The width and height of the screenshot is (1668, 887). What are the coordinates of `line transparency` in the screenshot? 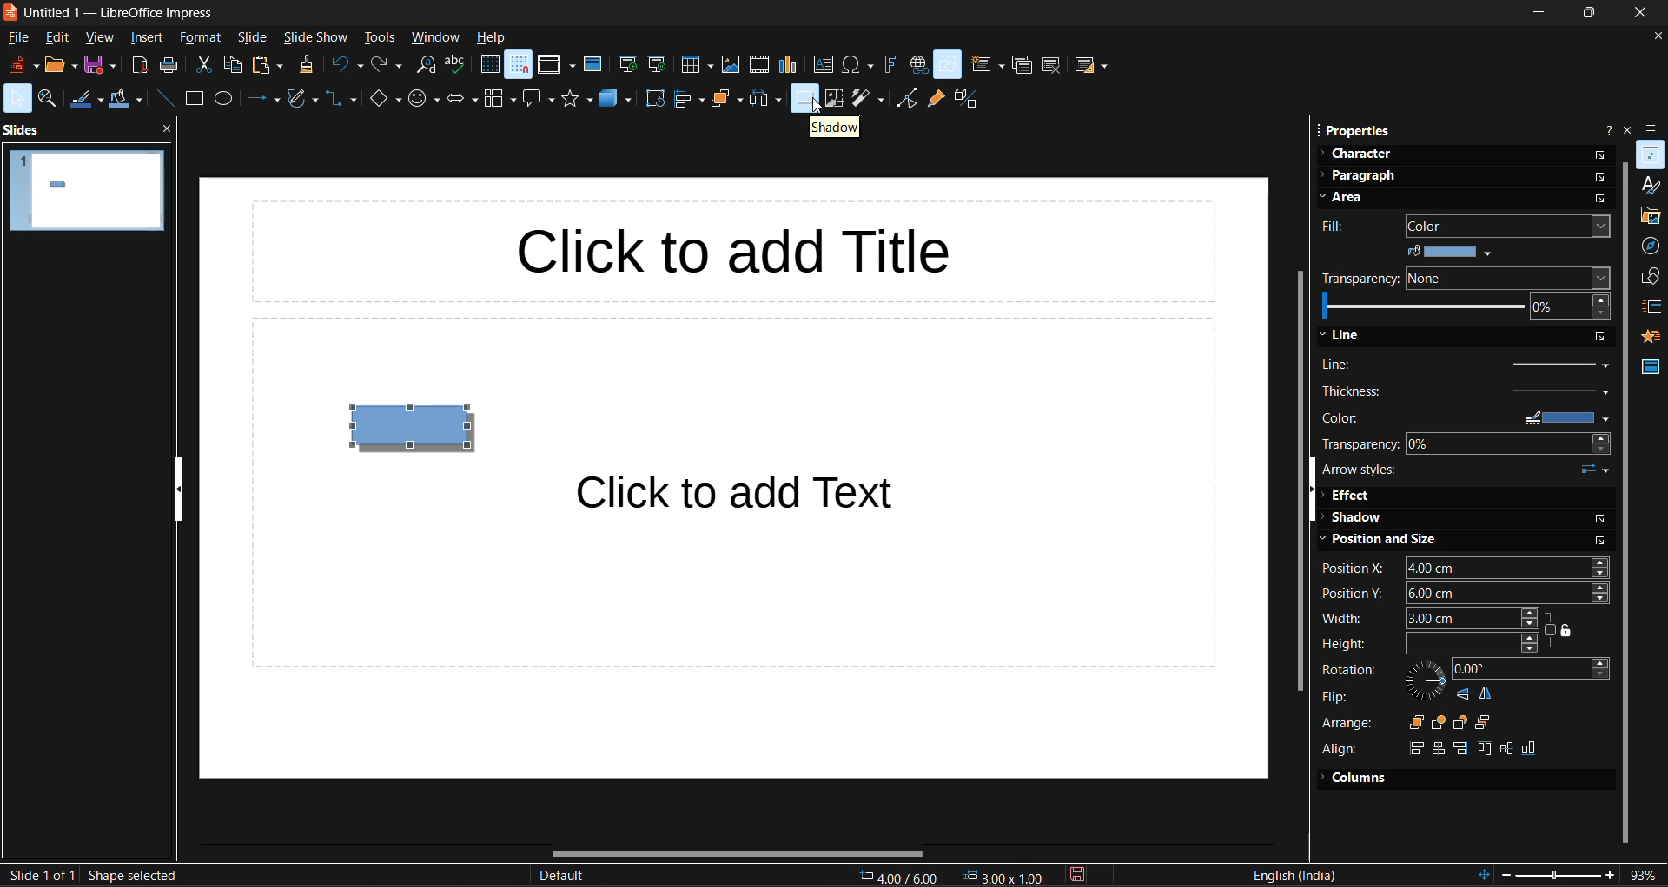 It's located at (1466, 443).